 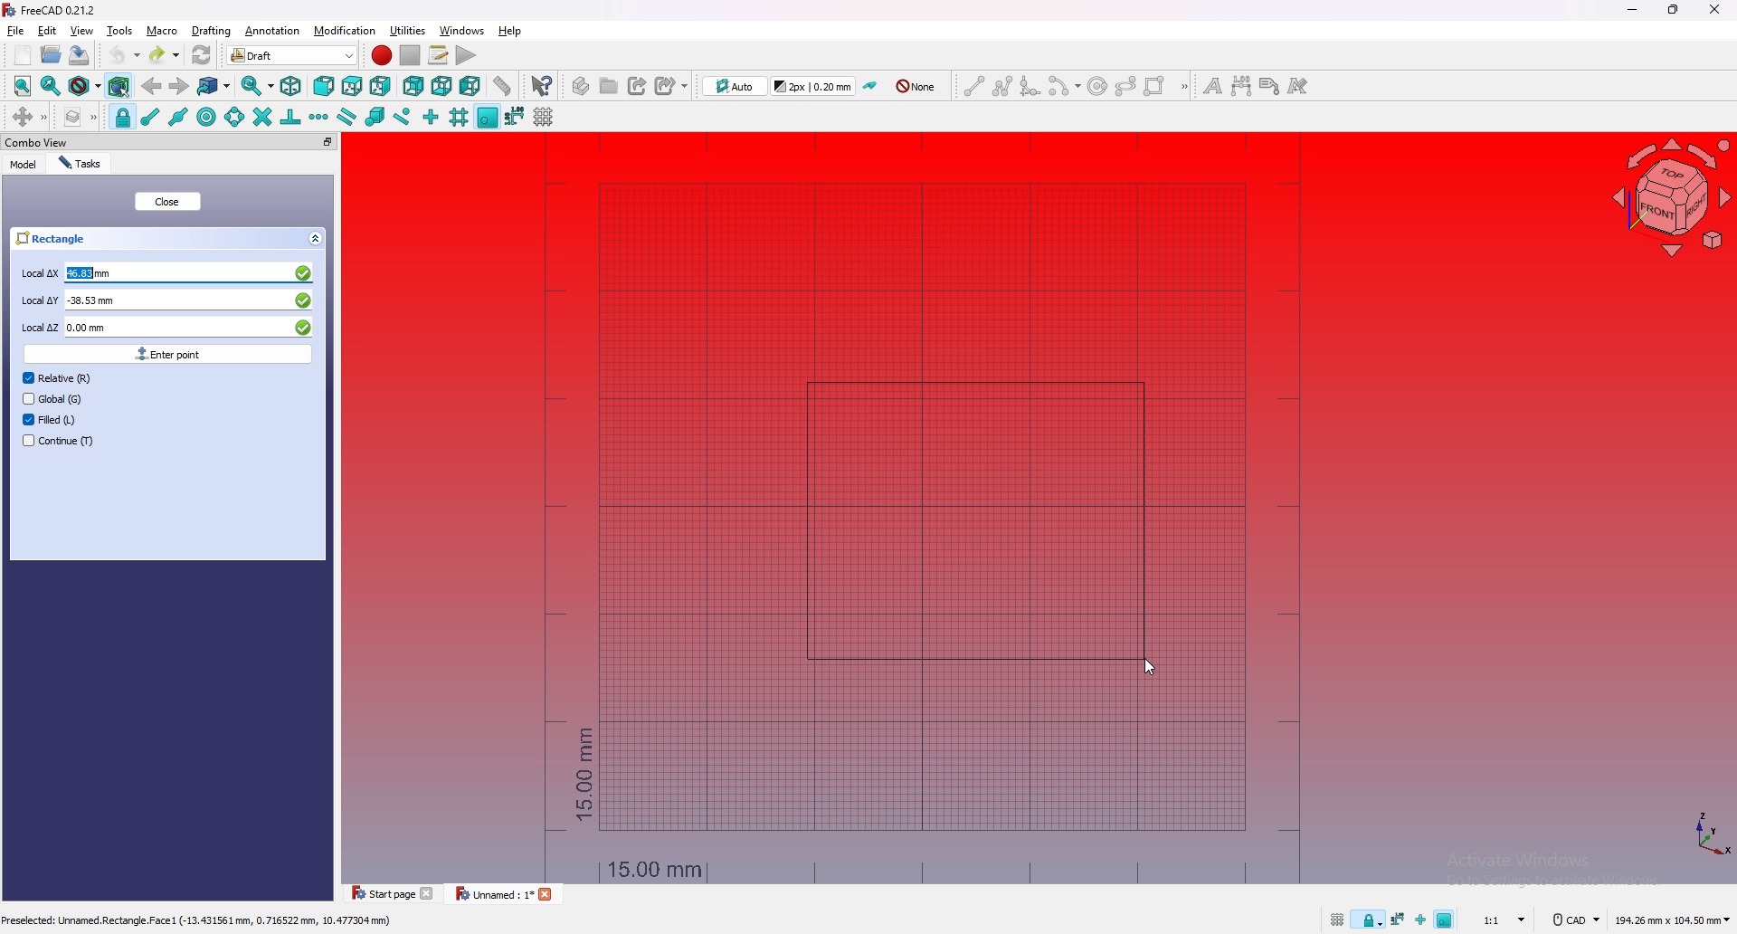 I want to click on line, so click(x=973, y=86).